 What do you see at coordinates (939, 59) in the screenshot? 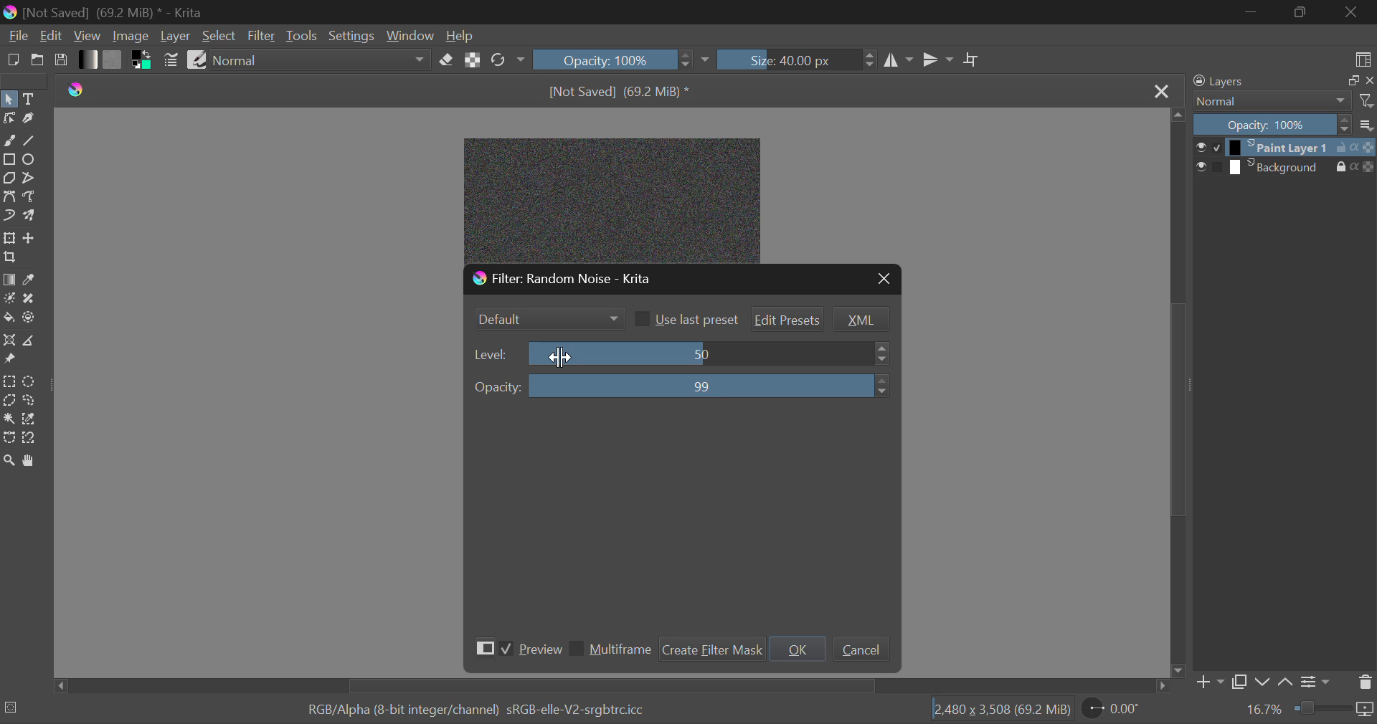
I see `Horizontal Mirror Flip` at bounding box center [939, 59].